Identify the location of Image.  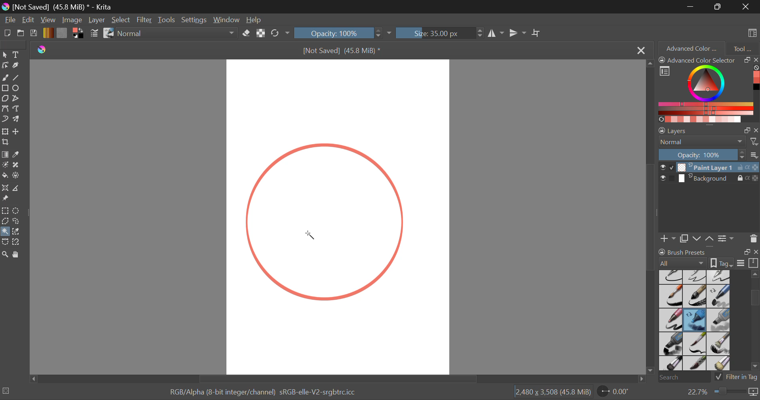
(73, 20).